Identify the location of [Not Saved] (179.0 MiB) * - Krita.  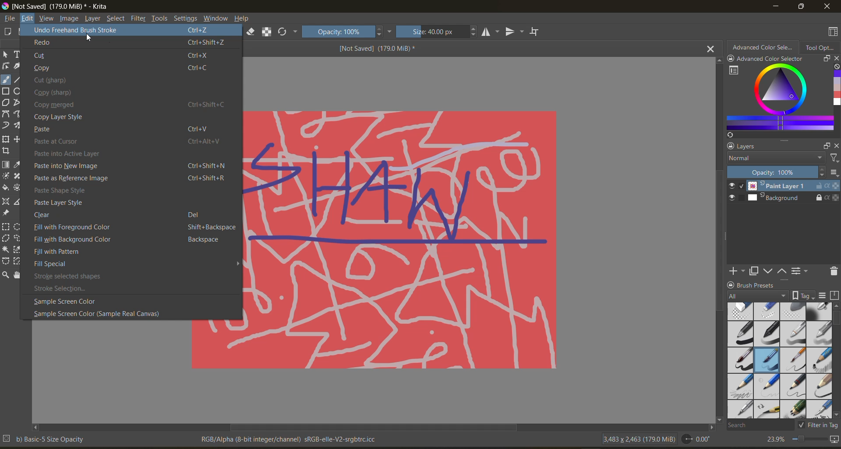
(56, 6).